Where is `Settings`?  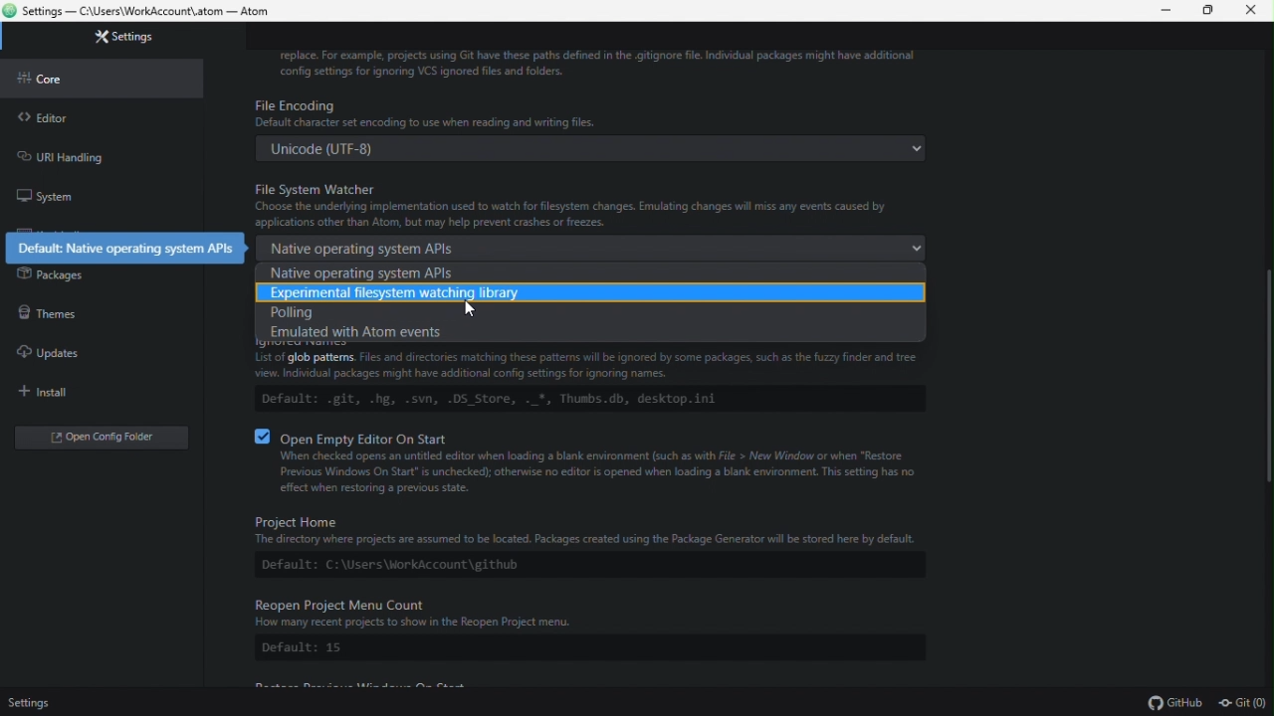 Settings is located at coordinates (118, 37).